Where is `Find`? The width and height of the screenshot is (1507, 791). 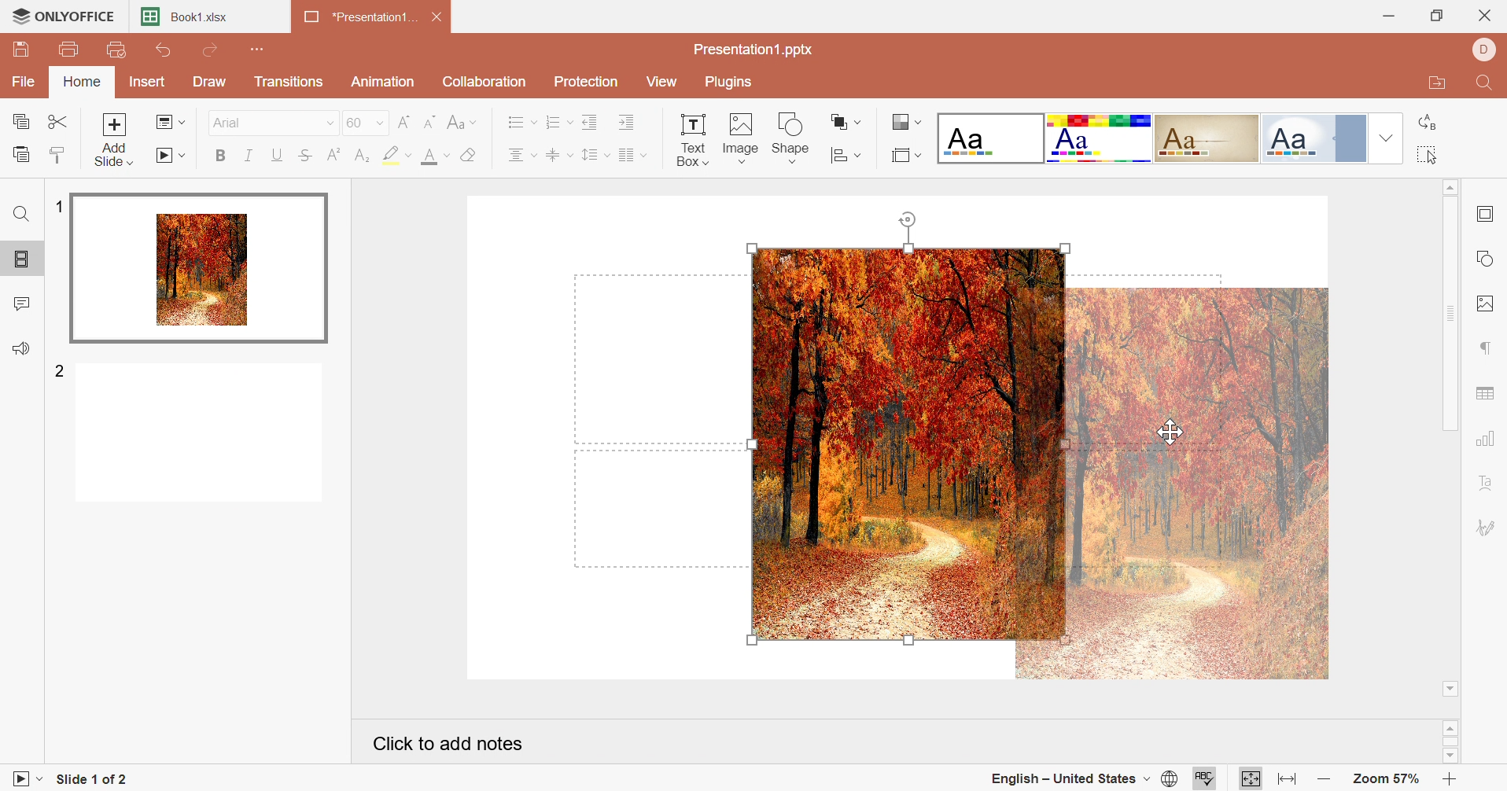
Find is located at coordinates (1485, 87).